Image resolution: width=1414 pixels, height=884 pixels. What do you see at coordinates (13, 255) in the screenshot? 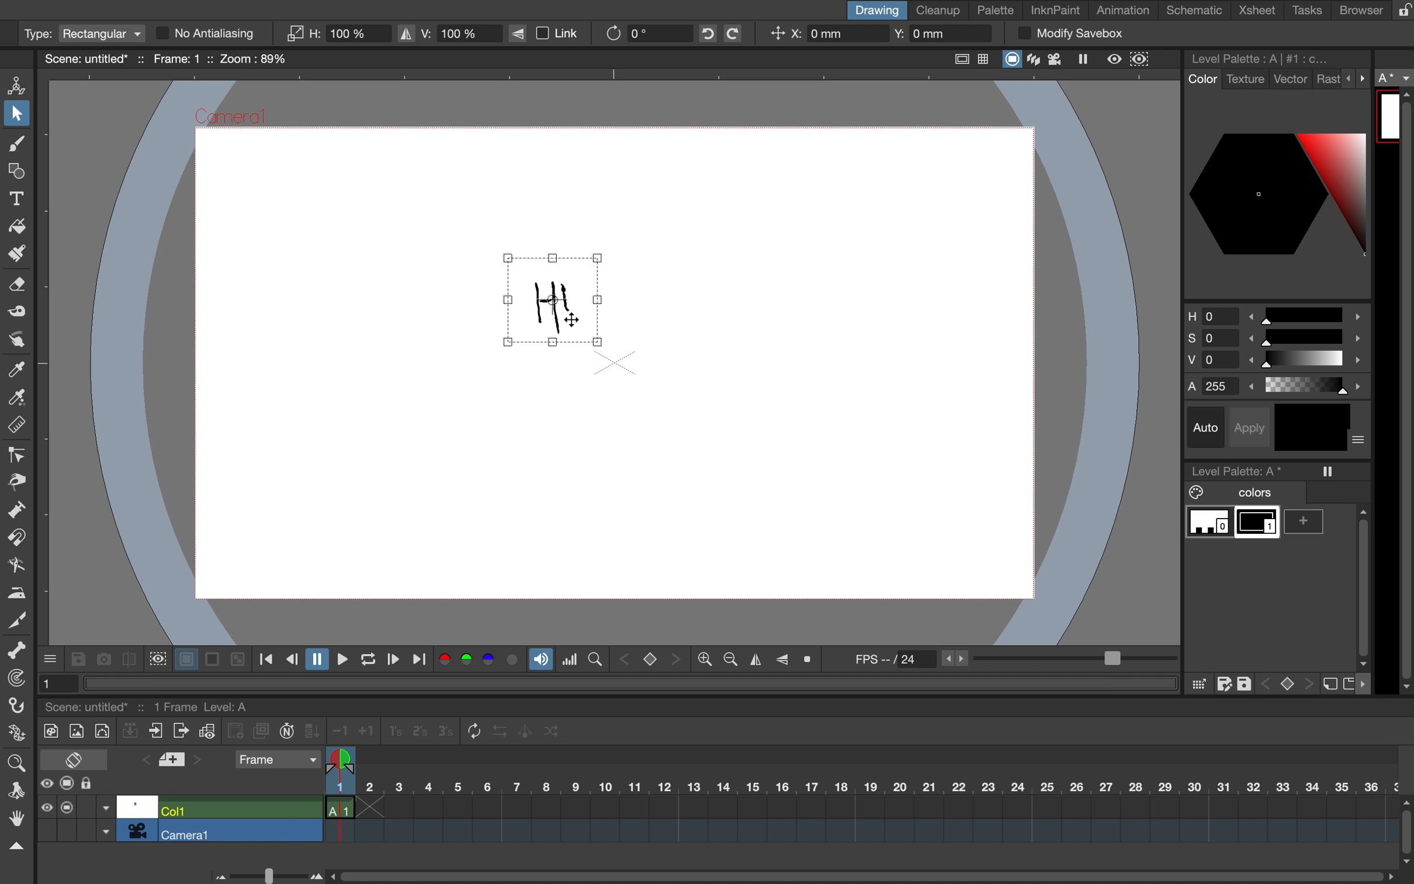
I see `paint brush tool` at bounding box center [13, 255].